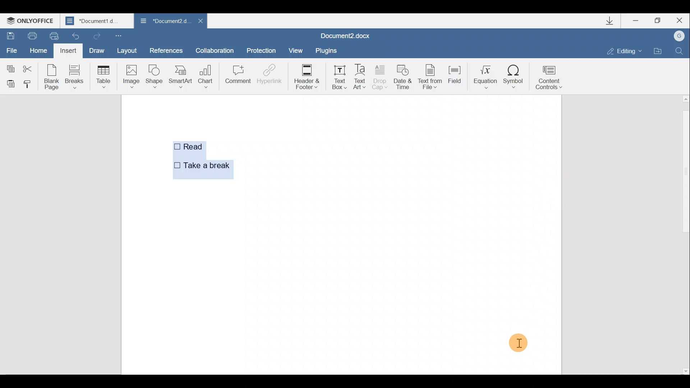 The image size is (690, 388). What do you see at coordinates (684, 234) in the screenshot?
I see `Scroll bar` at bounding box center [684, 234].